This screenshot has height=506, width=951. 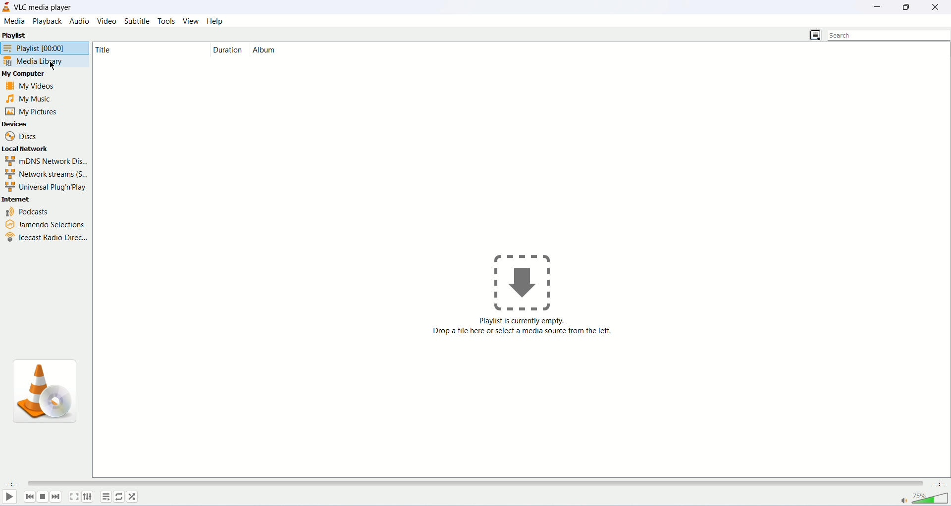 What do you see at coordinates (266, 50) in the screenshot?
I see `album` at bounding box center [266, 50].